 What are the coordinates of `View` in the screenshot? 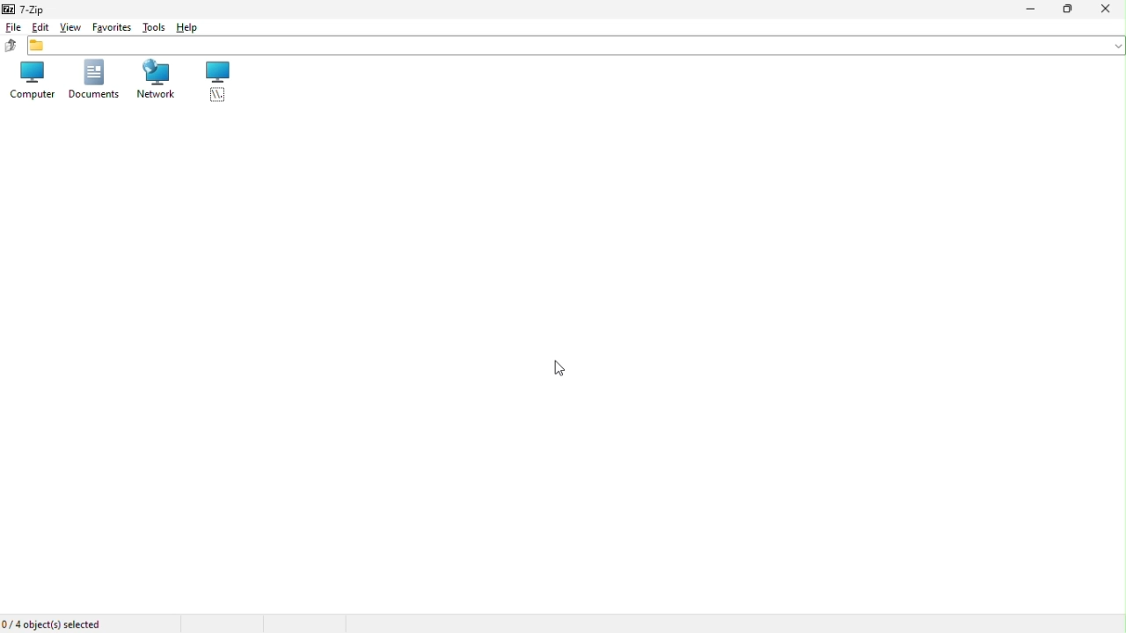 It's located at (69, 27).